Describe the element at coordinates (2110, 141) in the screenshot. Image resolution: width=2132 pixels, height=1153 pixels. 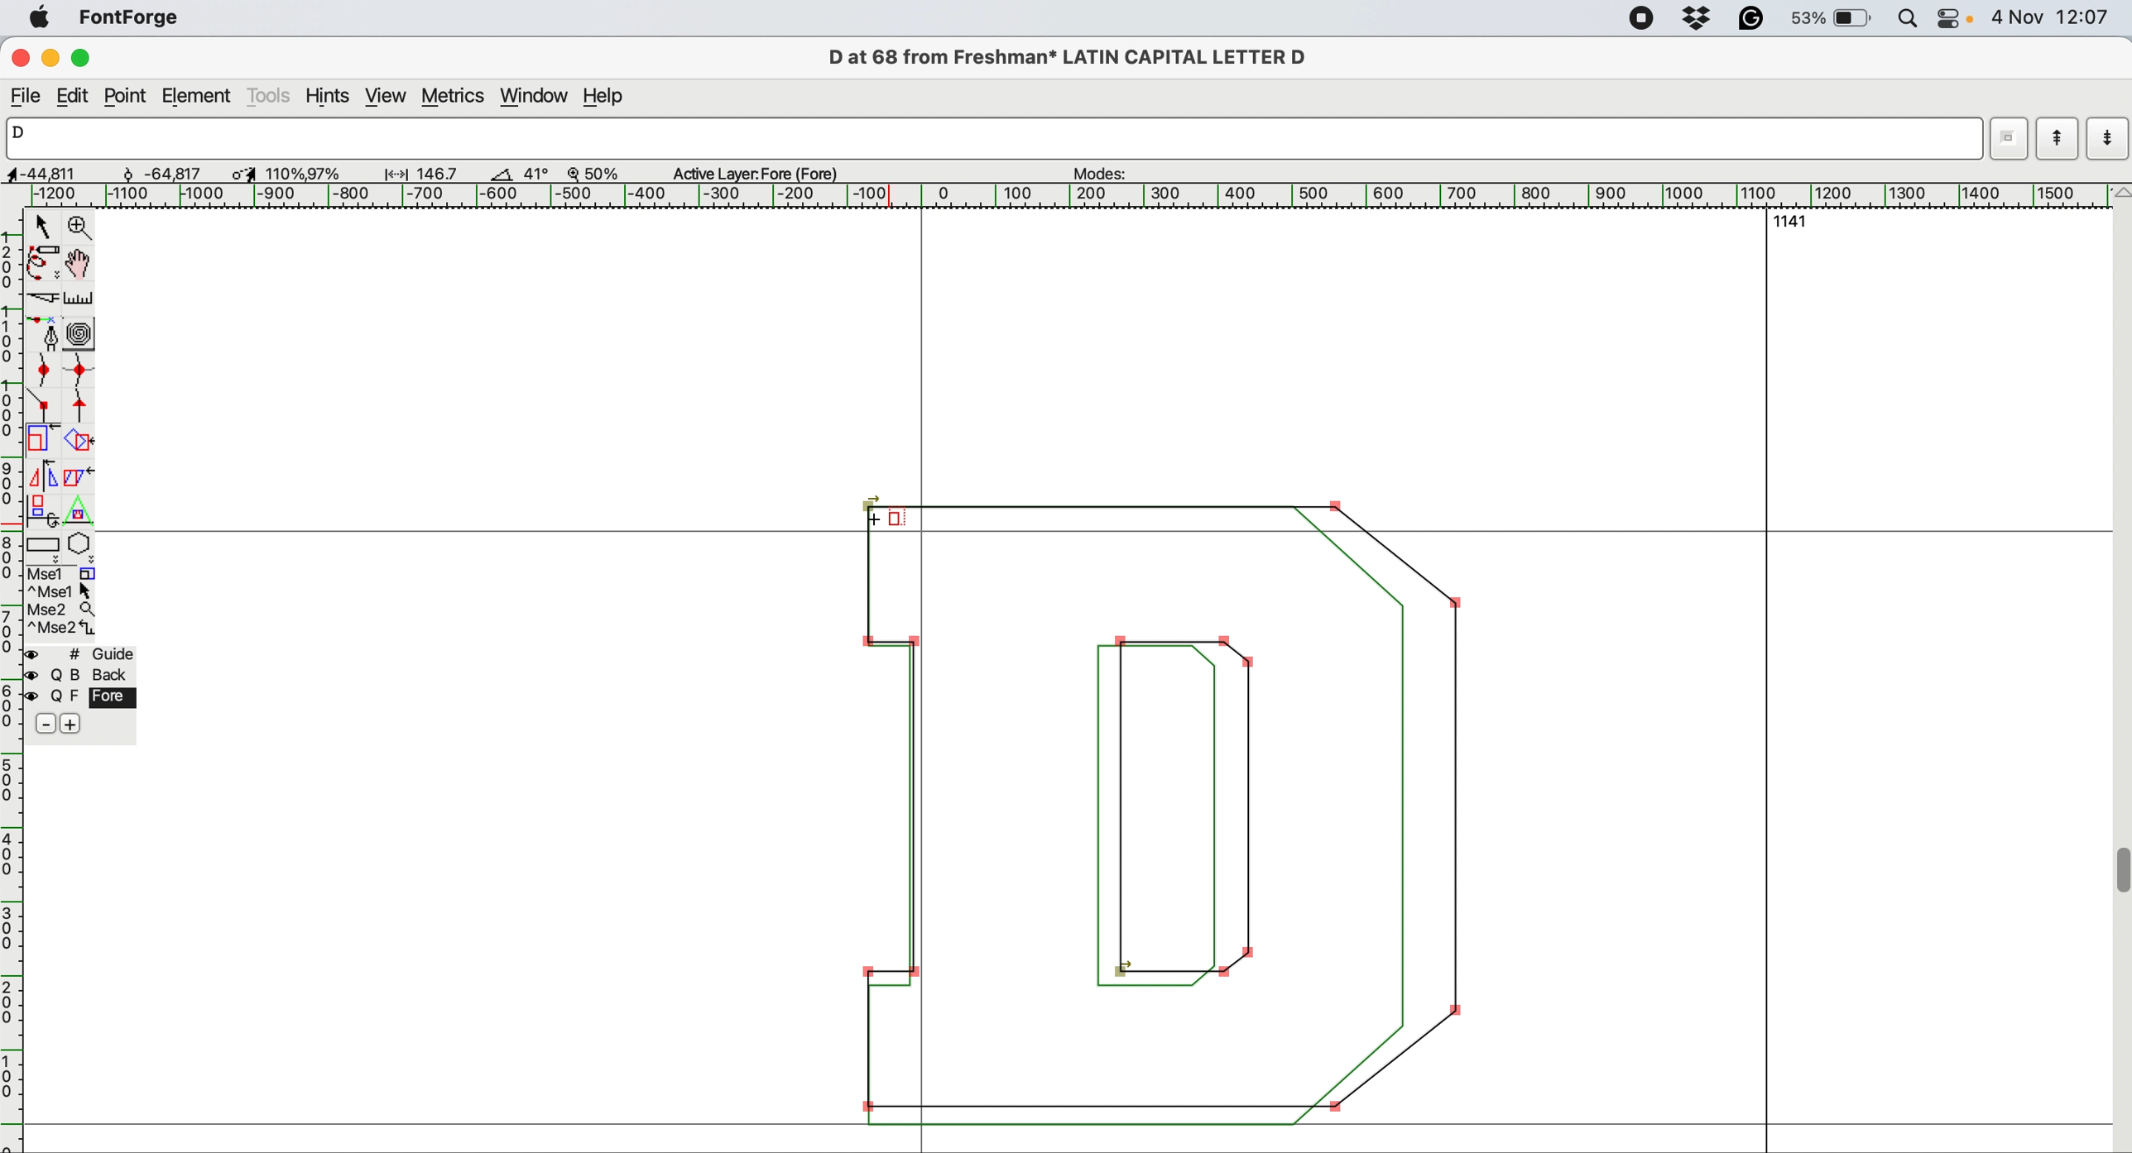
I see `next letter` at that location.